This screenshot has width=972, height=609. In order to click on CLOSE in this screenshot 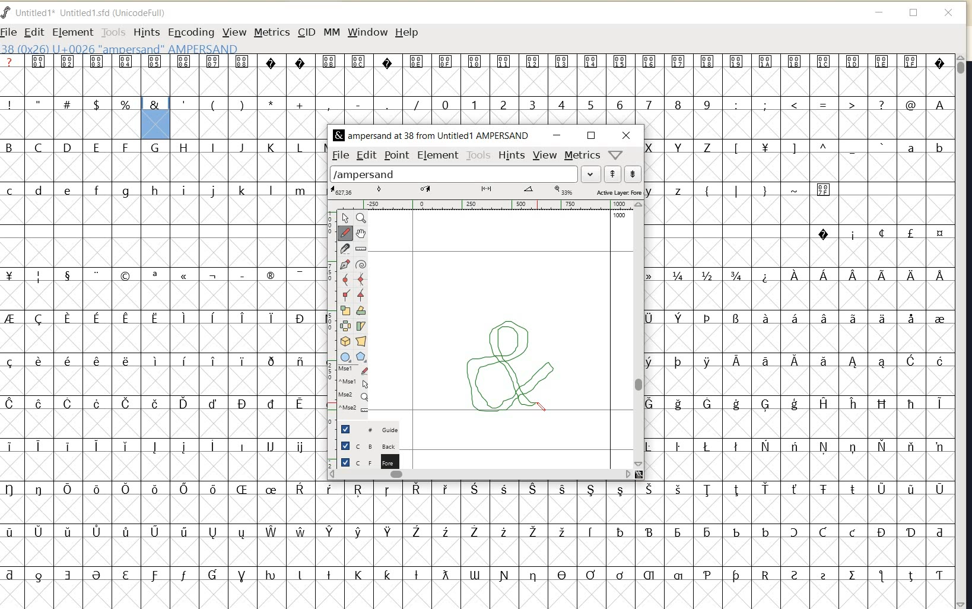, I will do `click(628, 135)`.